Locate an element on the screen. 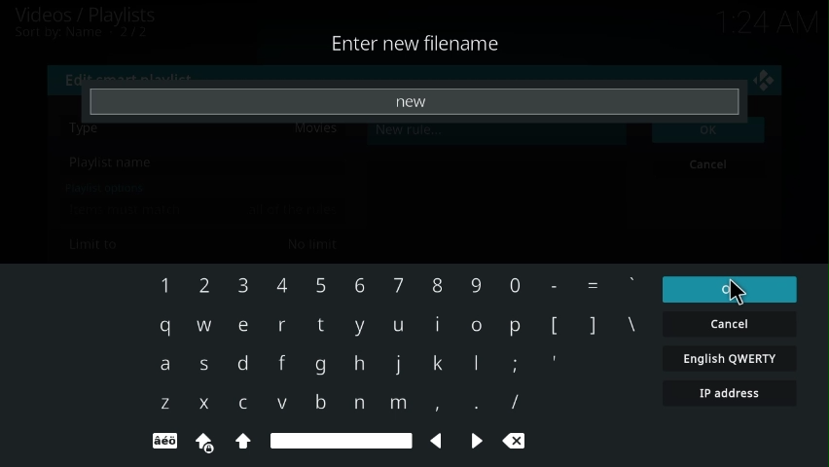  d is located at coordinates (241, 365).